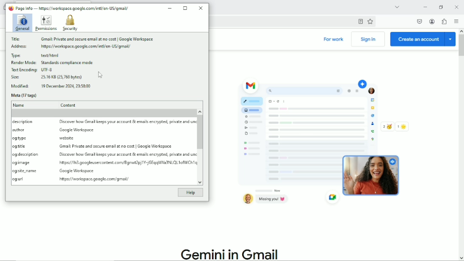 This screenshot has height=261, width=464. What do you see at coordinates (116, 147) in the screenshot?
I see `Gmail private and secure email at no cost` at bounding box center [116, 147].